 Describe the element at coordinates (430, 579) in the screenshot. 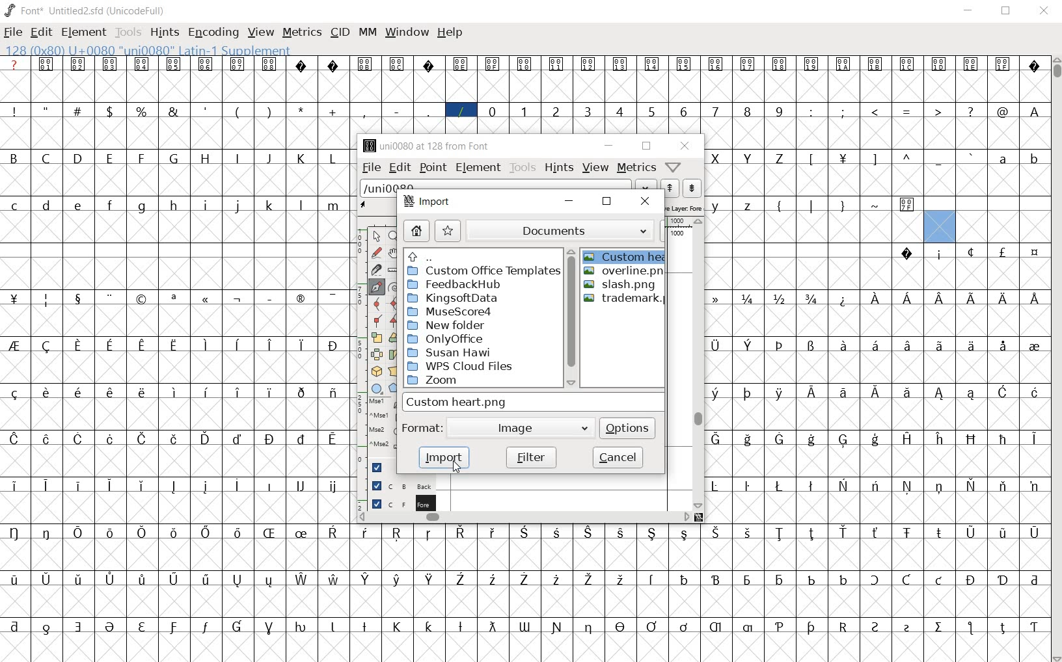

I see `glyph` at that location.